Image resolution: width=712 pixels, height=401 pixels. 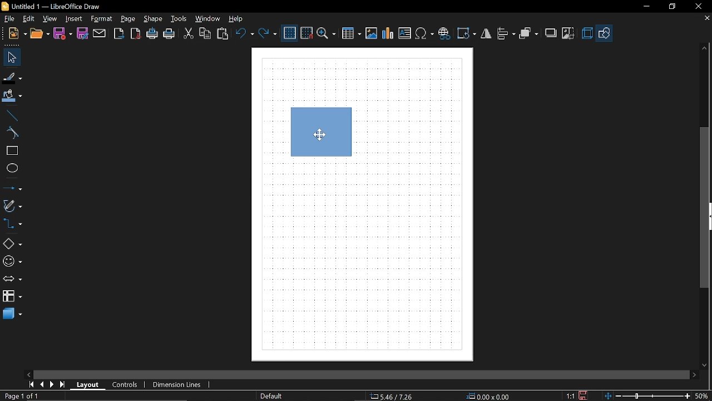 I want to click on Crop, so click(x=568, y=34).